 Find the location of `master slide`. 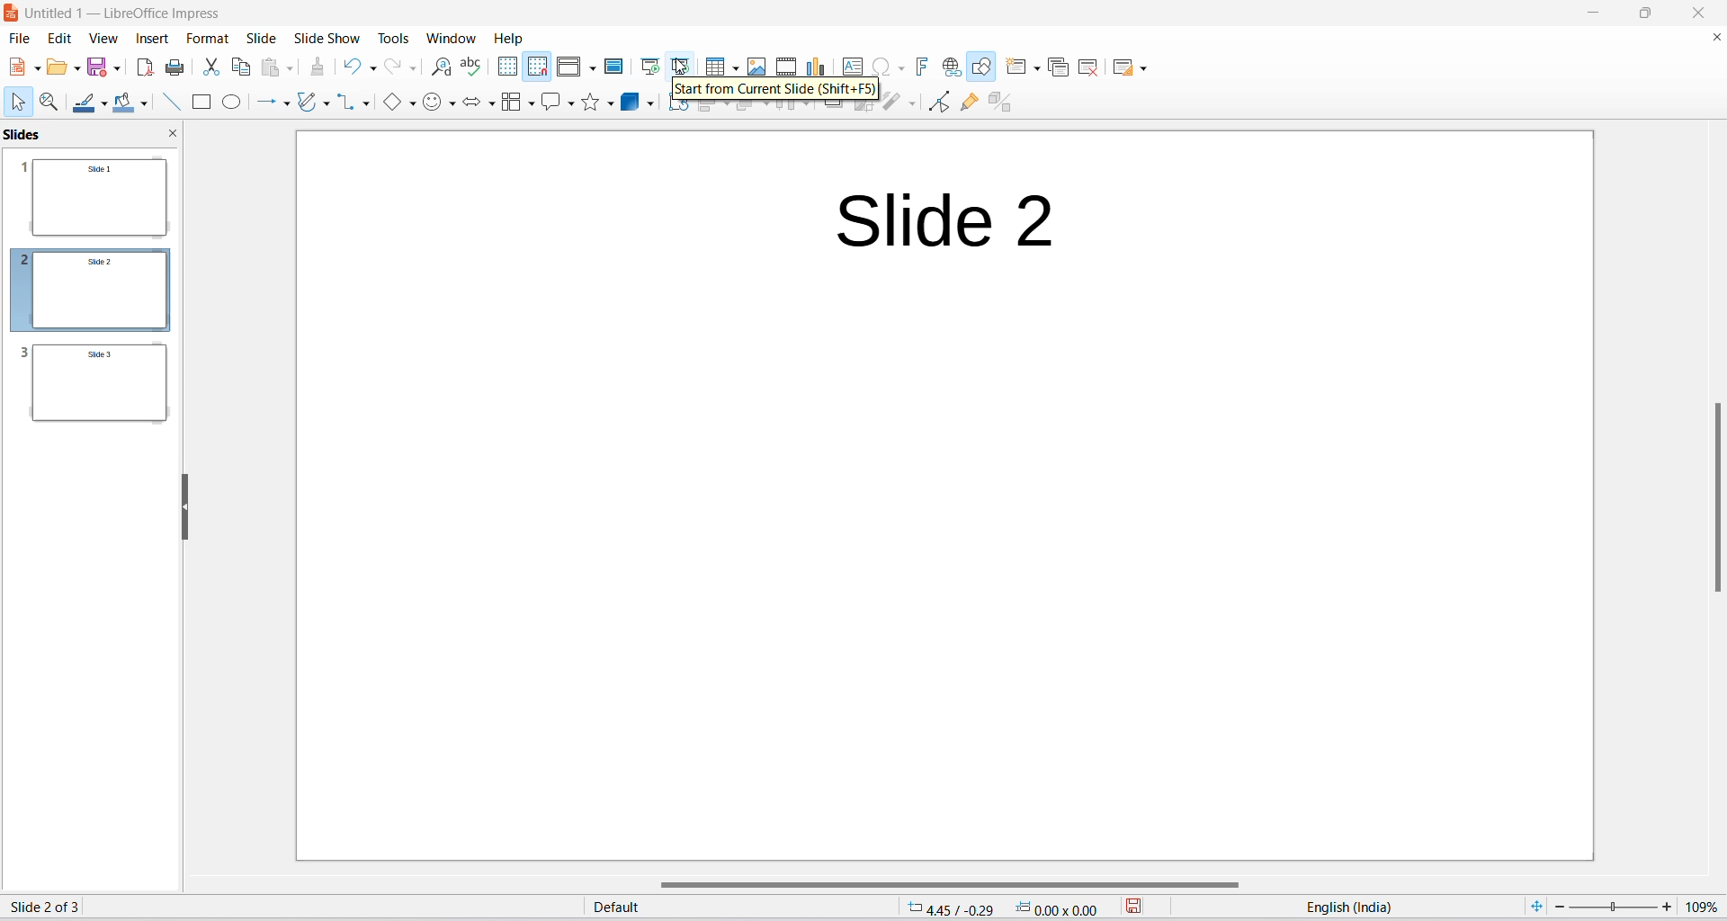

master slide is located at coordinates (617, 64).